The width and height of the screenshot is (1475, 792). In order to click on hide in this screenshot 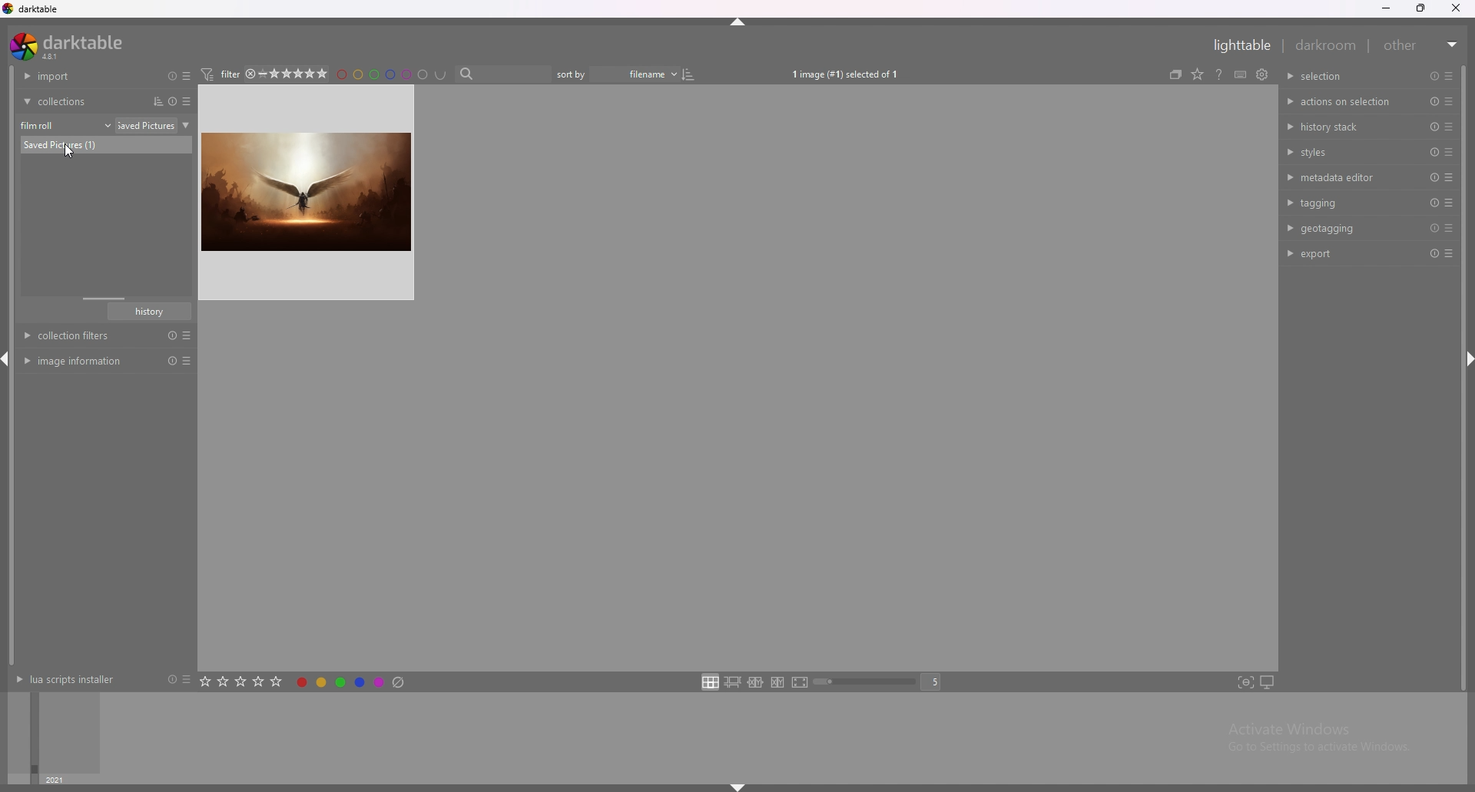, I will do `click(737, 25)`.